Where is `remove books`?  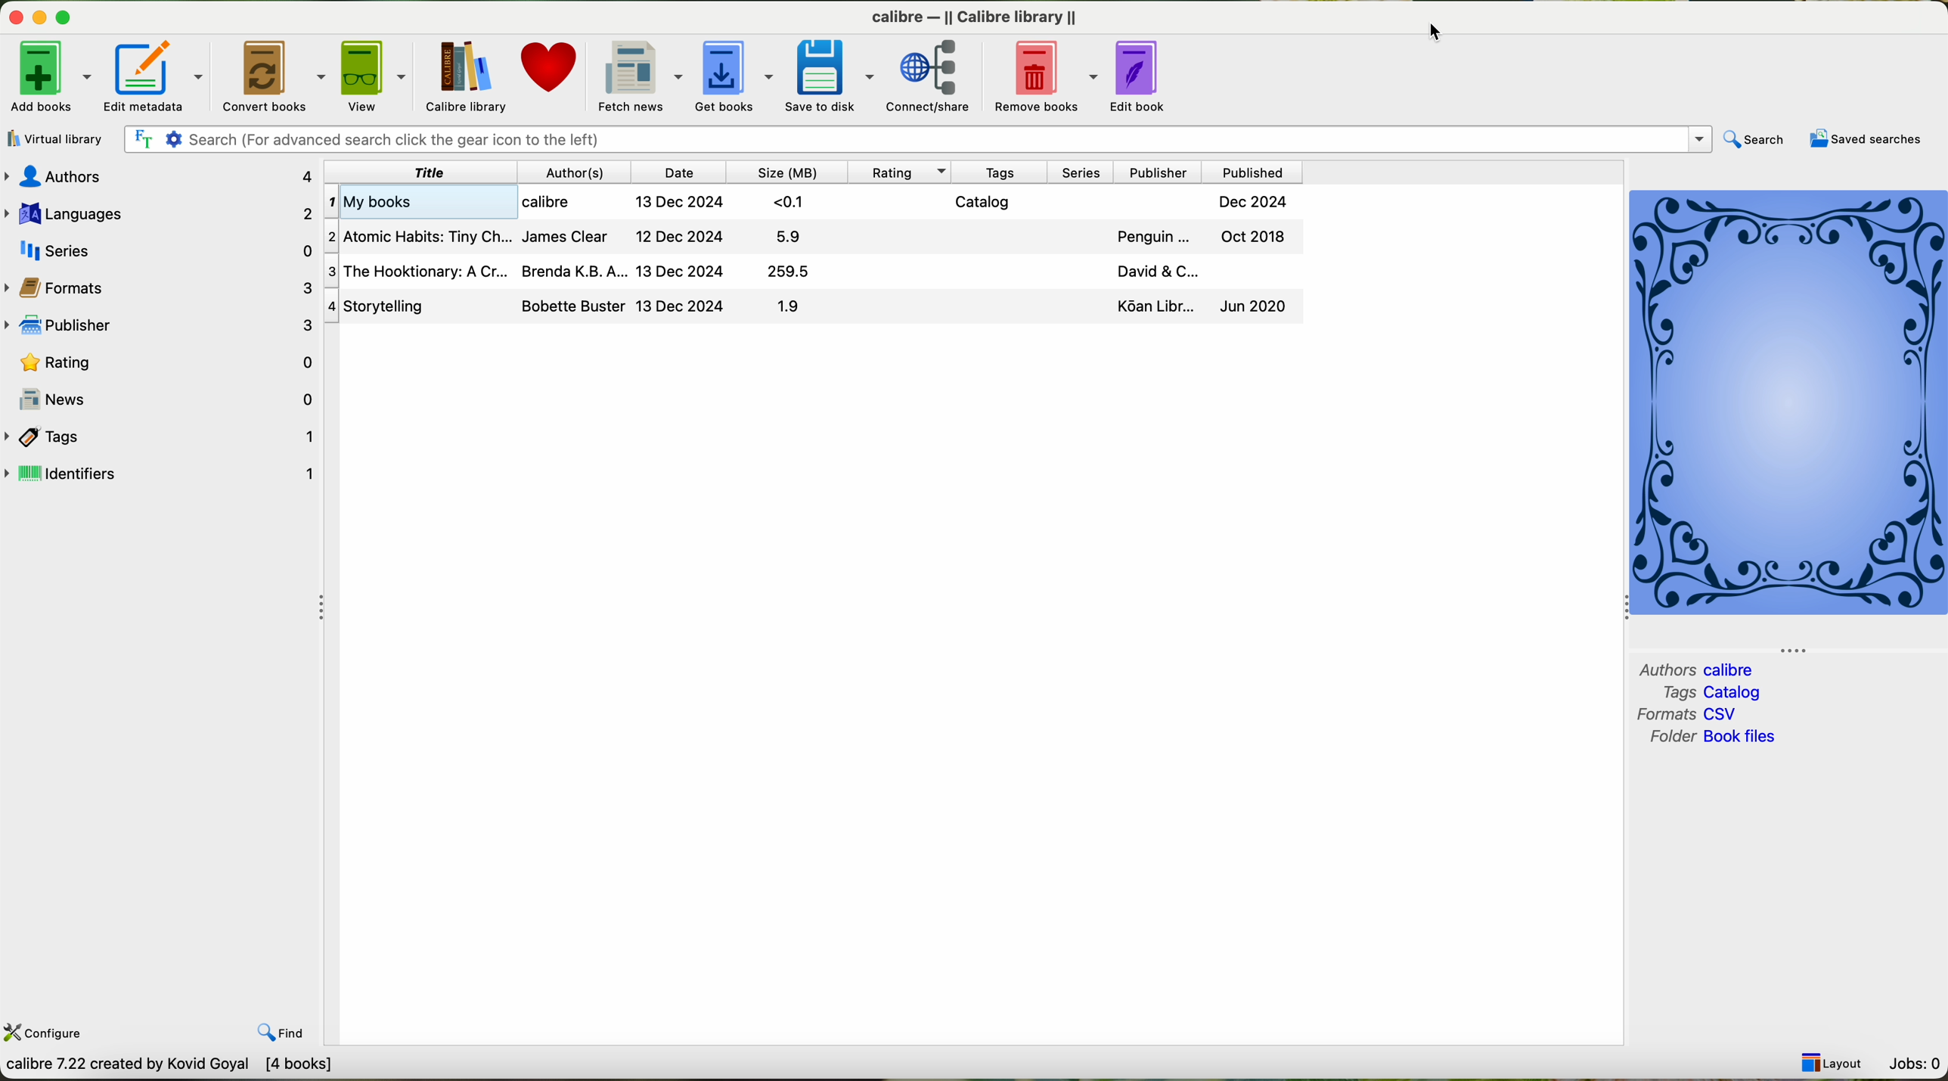
remove books is located at coordinates (1047, 76).